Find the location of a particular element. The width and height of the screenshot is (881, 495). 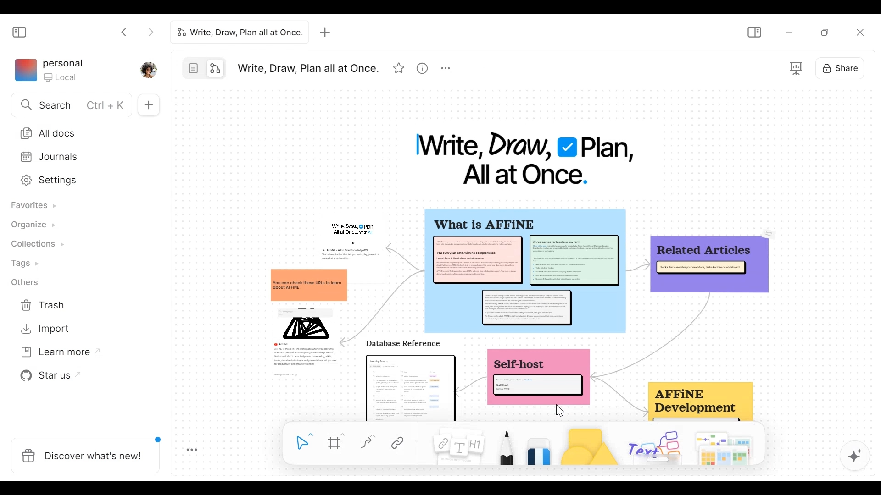

Curve is located at coordinates (368, 444).